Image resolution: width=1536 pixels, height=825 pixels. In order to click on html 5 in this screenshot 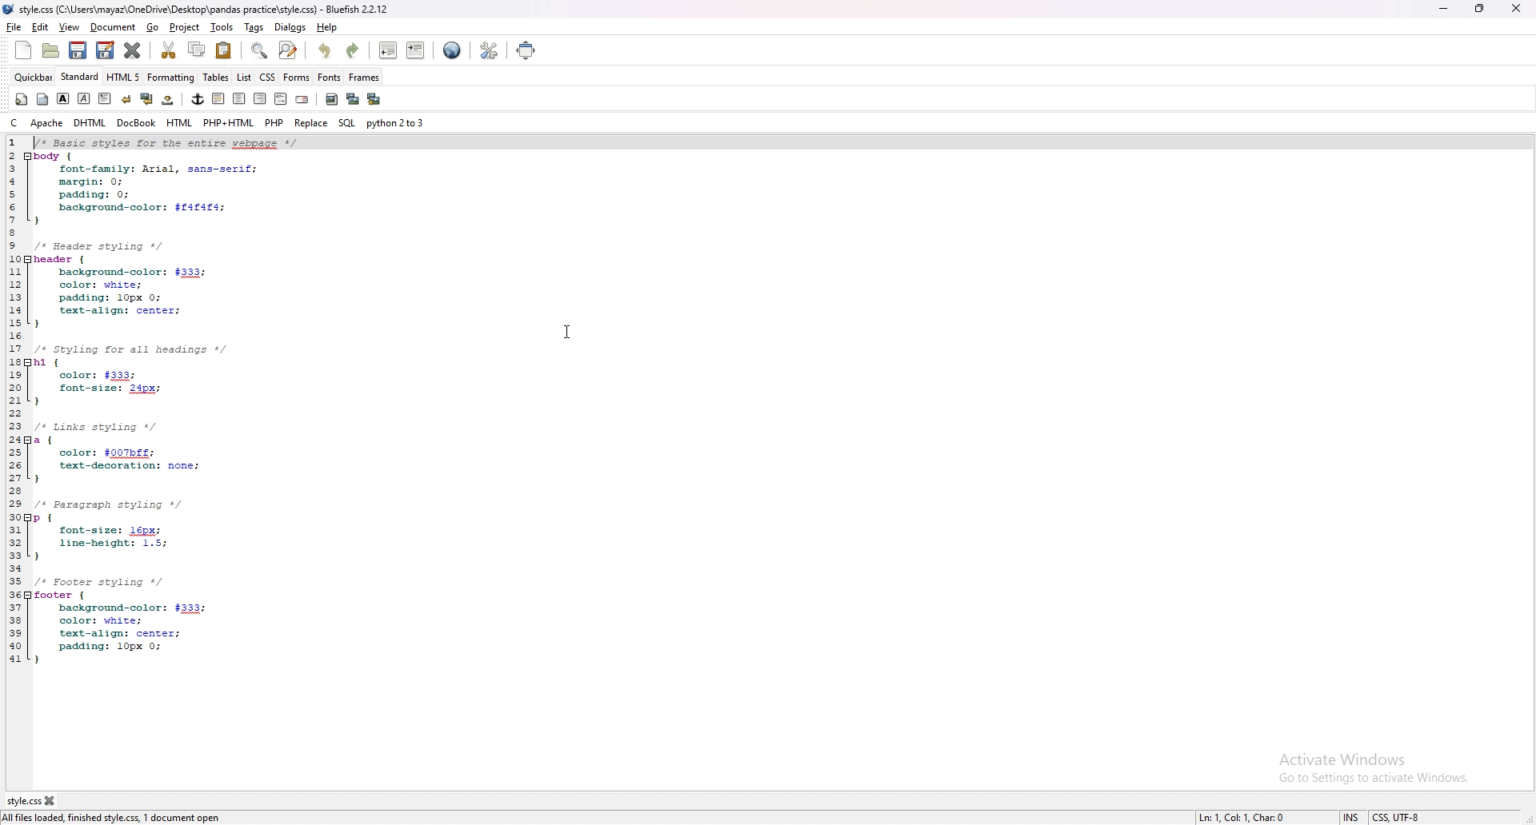, I will do `click(123, 77)`.